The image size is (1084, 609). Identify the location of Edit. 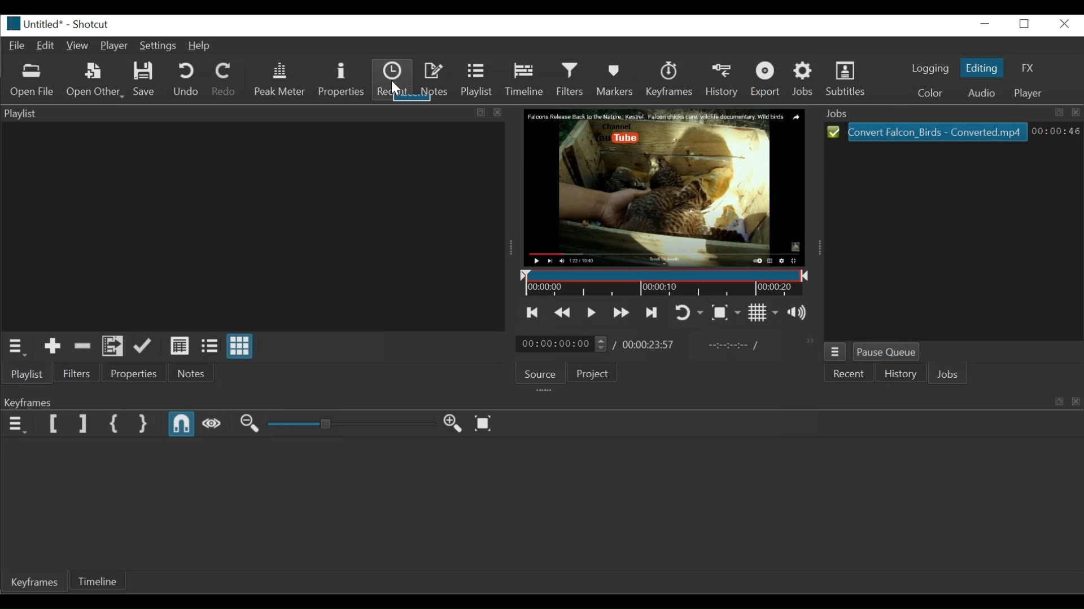
(46, 46).